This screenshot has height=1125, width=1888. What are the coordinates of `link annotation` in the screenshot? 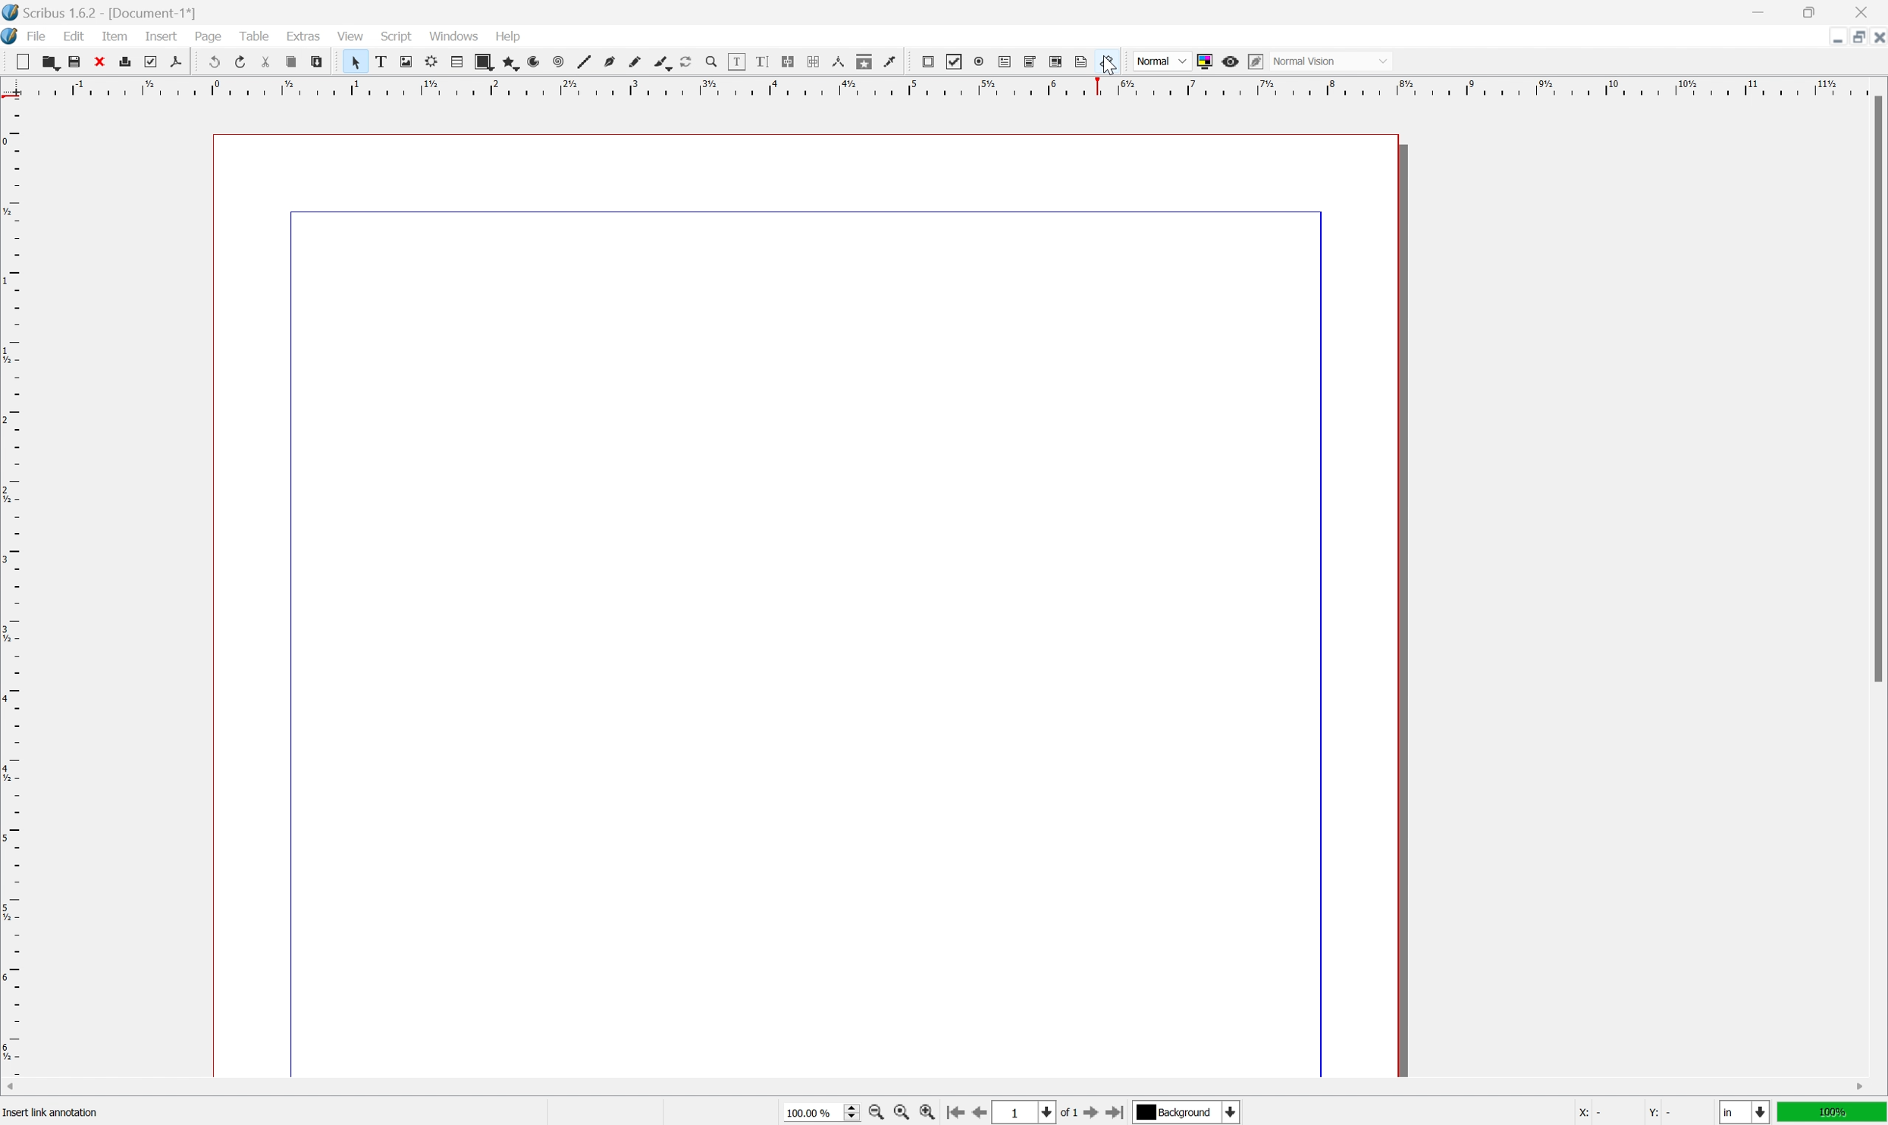 It's located at (1106, 61).